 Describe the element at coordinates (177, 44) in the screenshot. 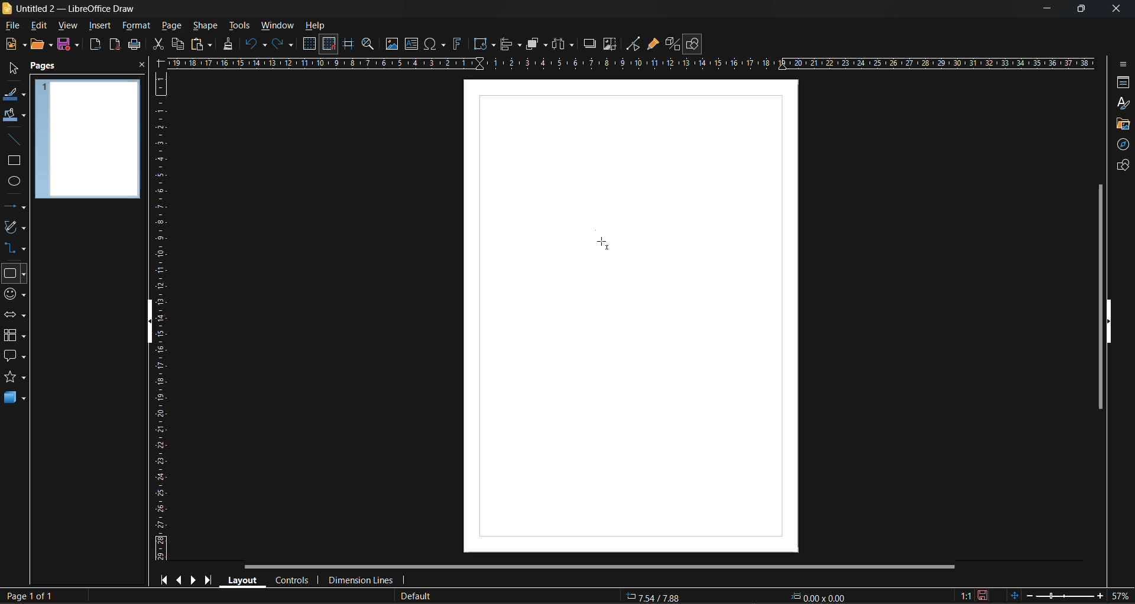

I see `copy` at that location.